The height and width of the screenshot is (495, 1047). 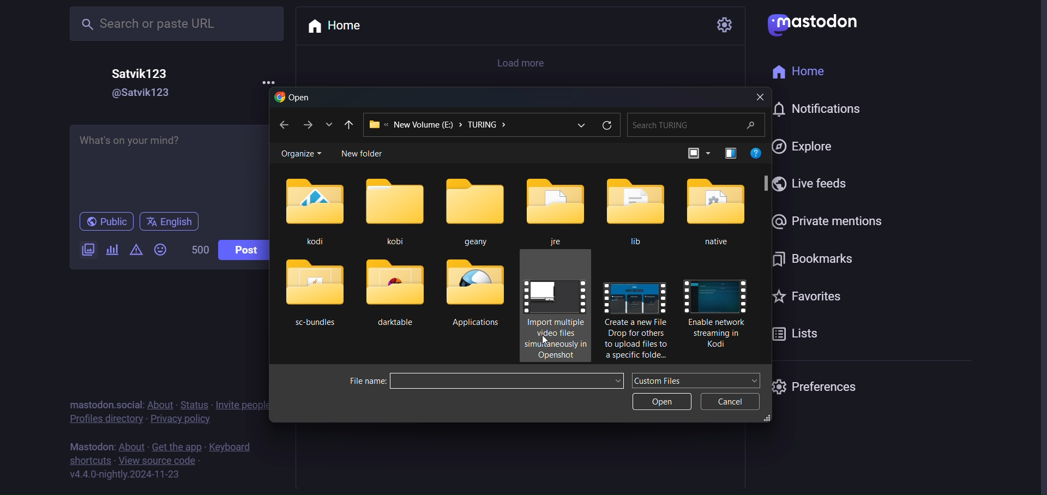 What do you see at coordinates (497, 380) in the screenshot?
I see `selected file name` at bounding box center [497, 380].